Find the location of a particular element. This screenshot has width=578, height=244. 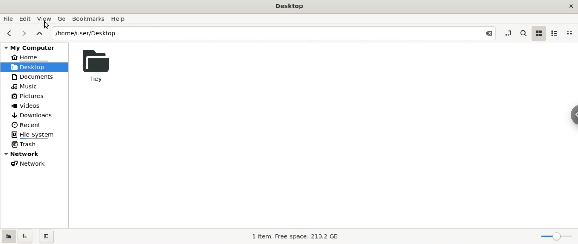

file system is located at coordinates (33, 134).